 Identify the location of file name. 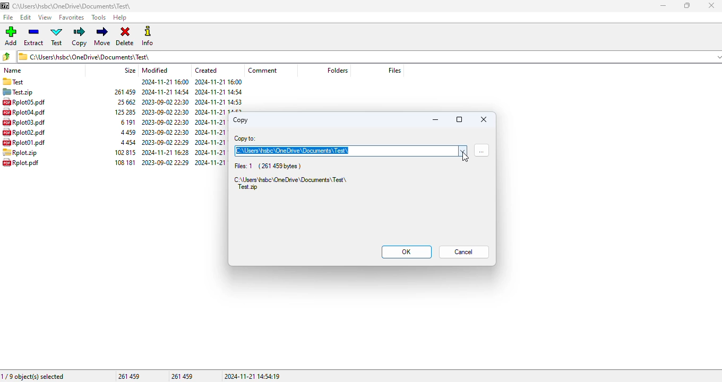
(23, 122).